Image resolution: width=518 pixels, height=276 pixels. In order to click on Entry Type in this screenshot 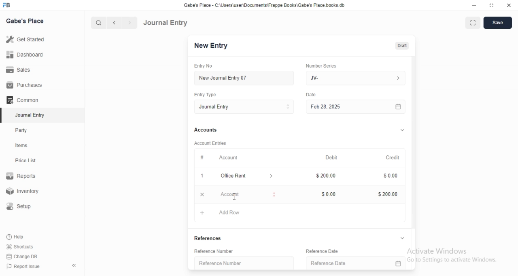, I will do `click(206, 95)`.